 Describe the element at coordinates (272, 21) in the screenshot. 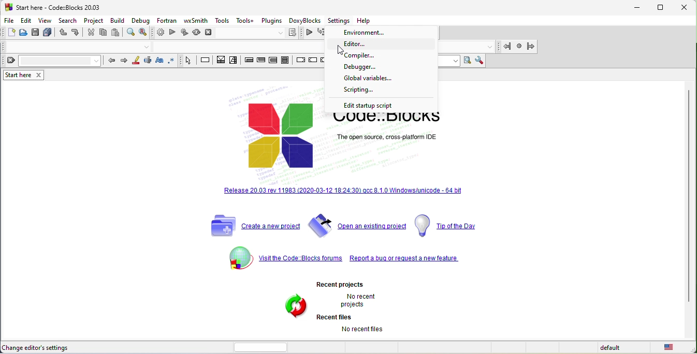

I see `plugins` at that location.